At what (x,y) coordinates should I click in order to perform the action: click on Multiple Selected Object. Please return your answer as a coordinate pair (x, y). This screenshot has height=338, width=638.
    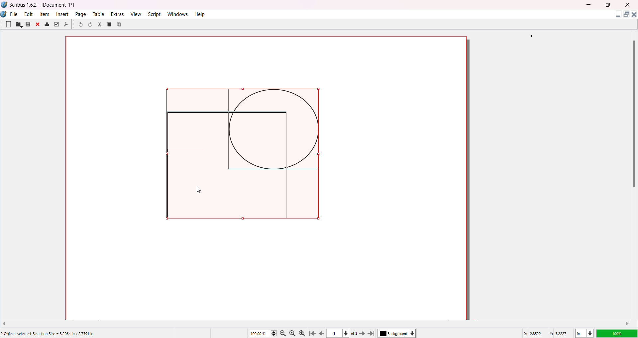
    Looking at the image, I should click on (245, 154).